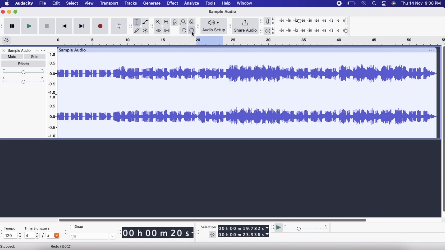 Image resolution: width=445 pixels, height=250 pixels. Describe the element at coordinates (270, 21) in the screenshot. I see `Record meter` at that location.